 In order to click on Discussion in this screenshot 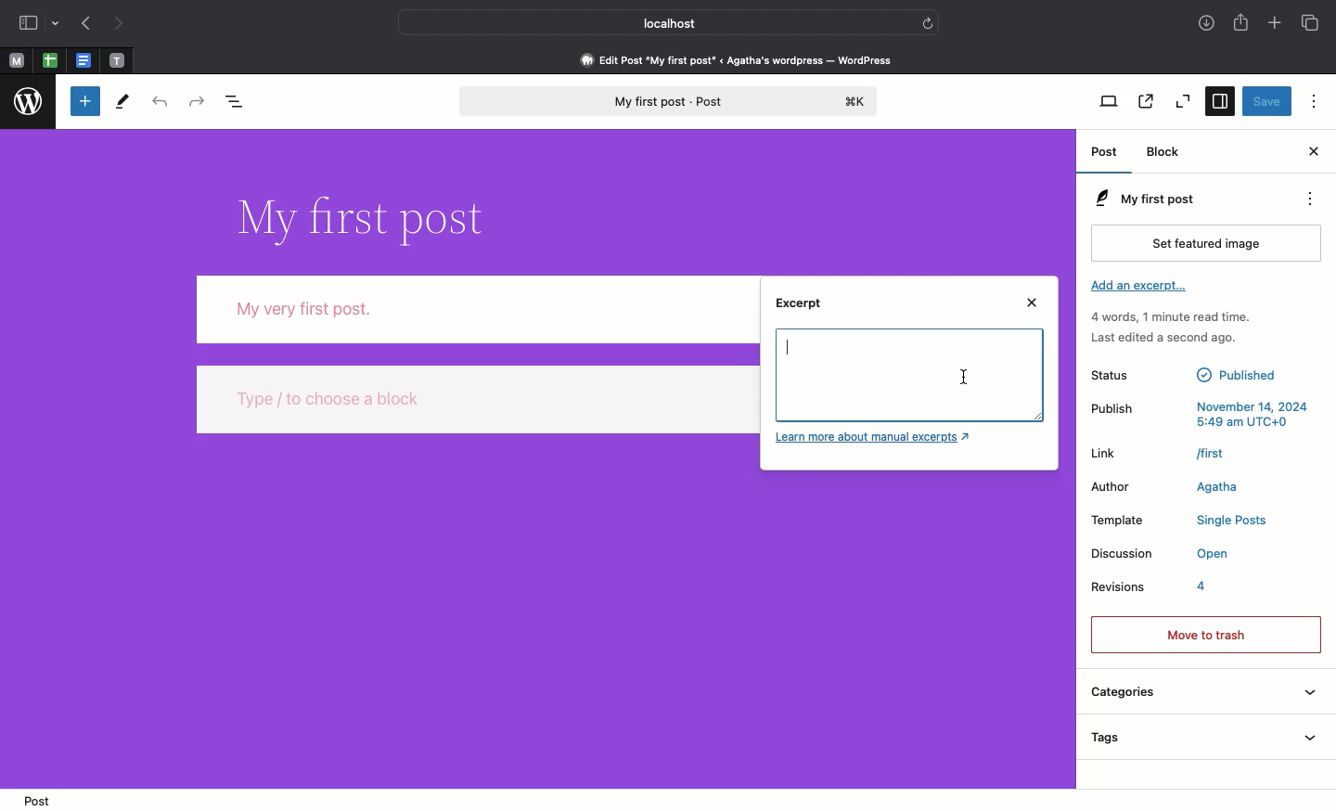, I will do `click(1160, 556)`.